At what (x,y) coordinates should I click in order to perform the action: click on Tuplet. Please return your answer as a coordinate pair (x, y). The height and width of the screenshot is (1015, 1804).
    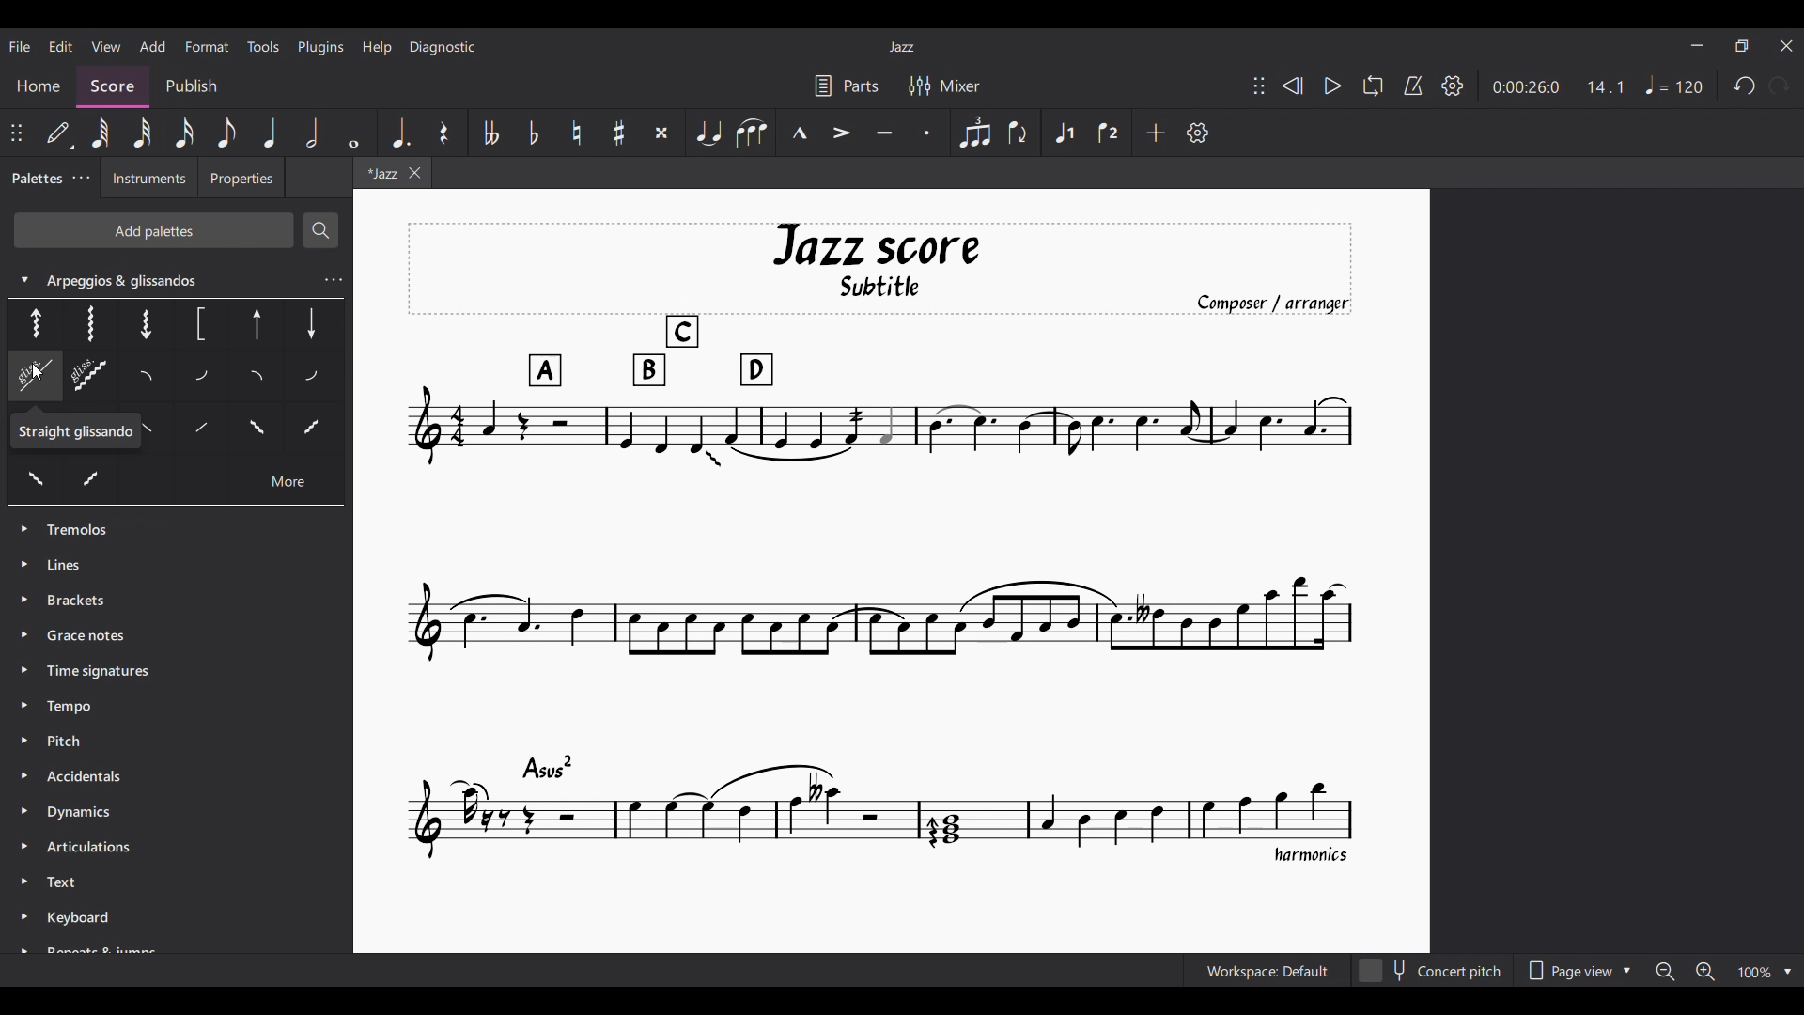
    Looking at the image, I should click on (975, 133).